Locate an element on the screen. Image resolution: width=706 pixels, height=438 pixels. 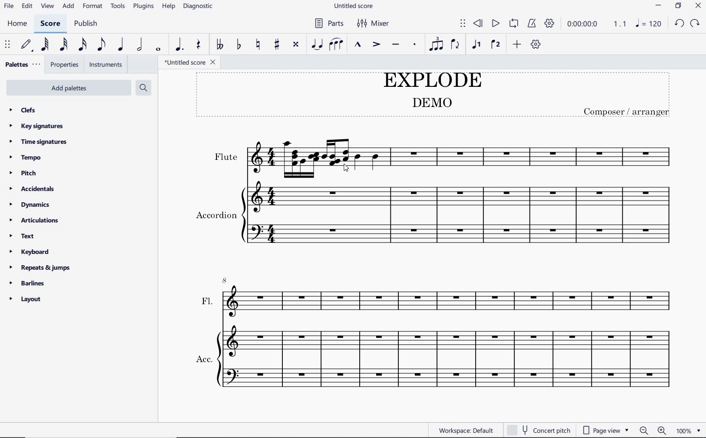
close is located at coordinates (697, 5).